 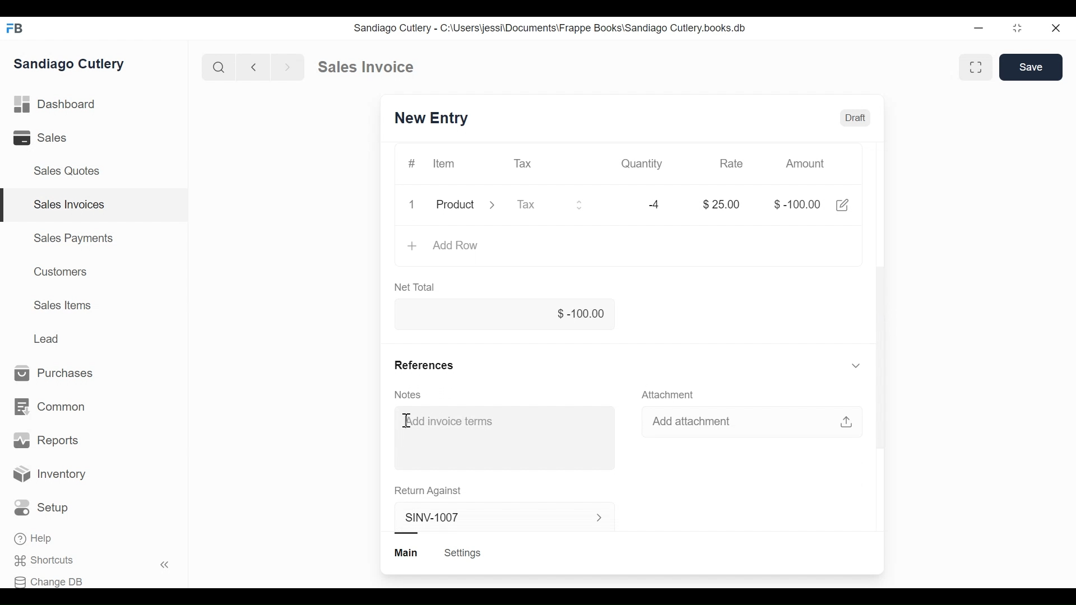 I want to click on Draft, so click(x=855, y=118).